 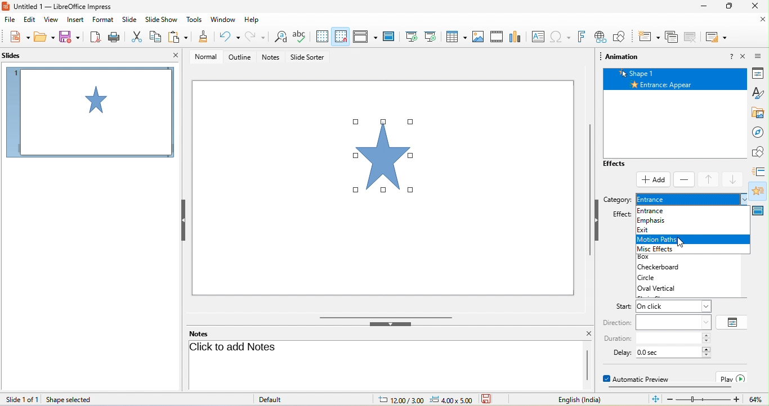 What do you see at coordinates (10, 20) in the screenshot?
I see `file` at bounding box center [10, 20].